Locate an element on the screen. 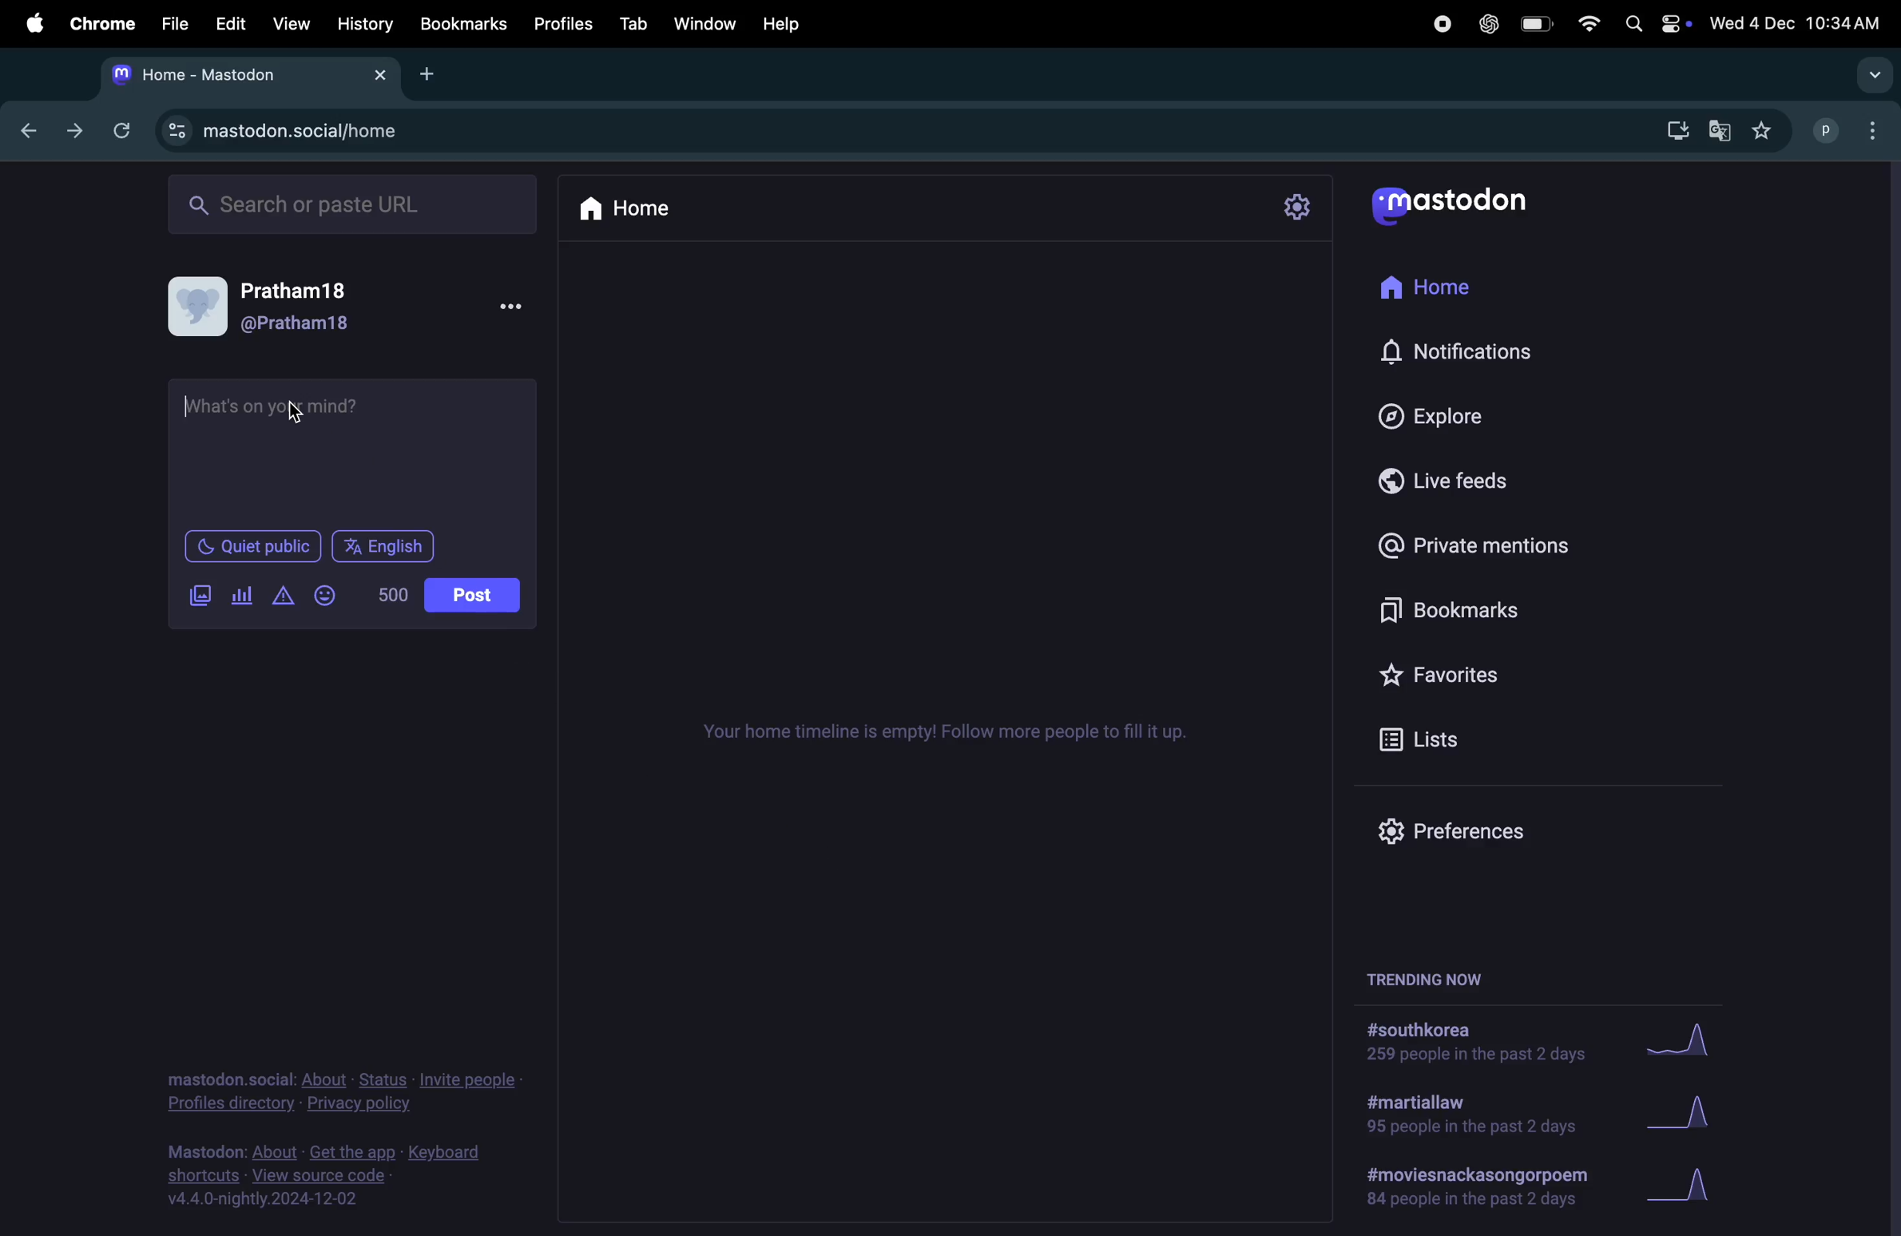 The height and width of the screenshot is (1236, 1901). user profile is located at coordinates (284, 306).